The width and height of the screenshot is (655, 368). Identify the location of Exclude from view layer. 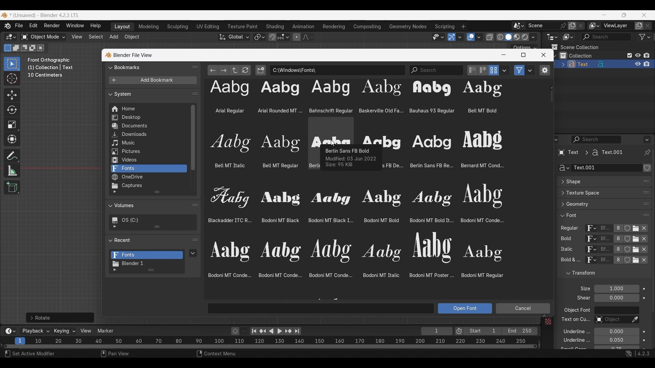
(630, 55).